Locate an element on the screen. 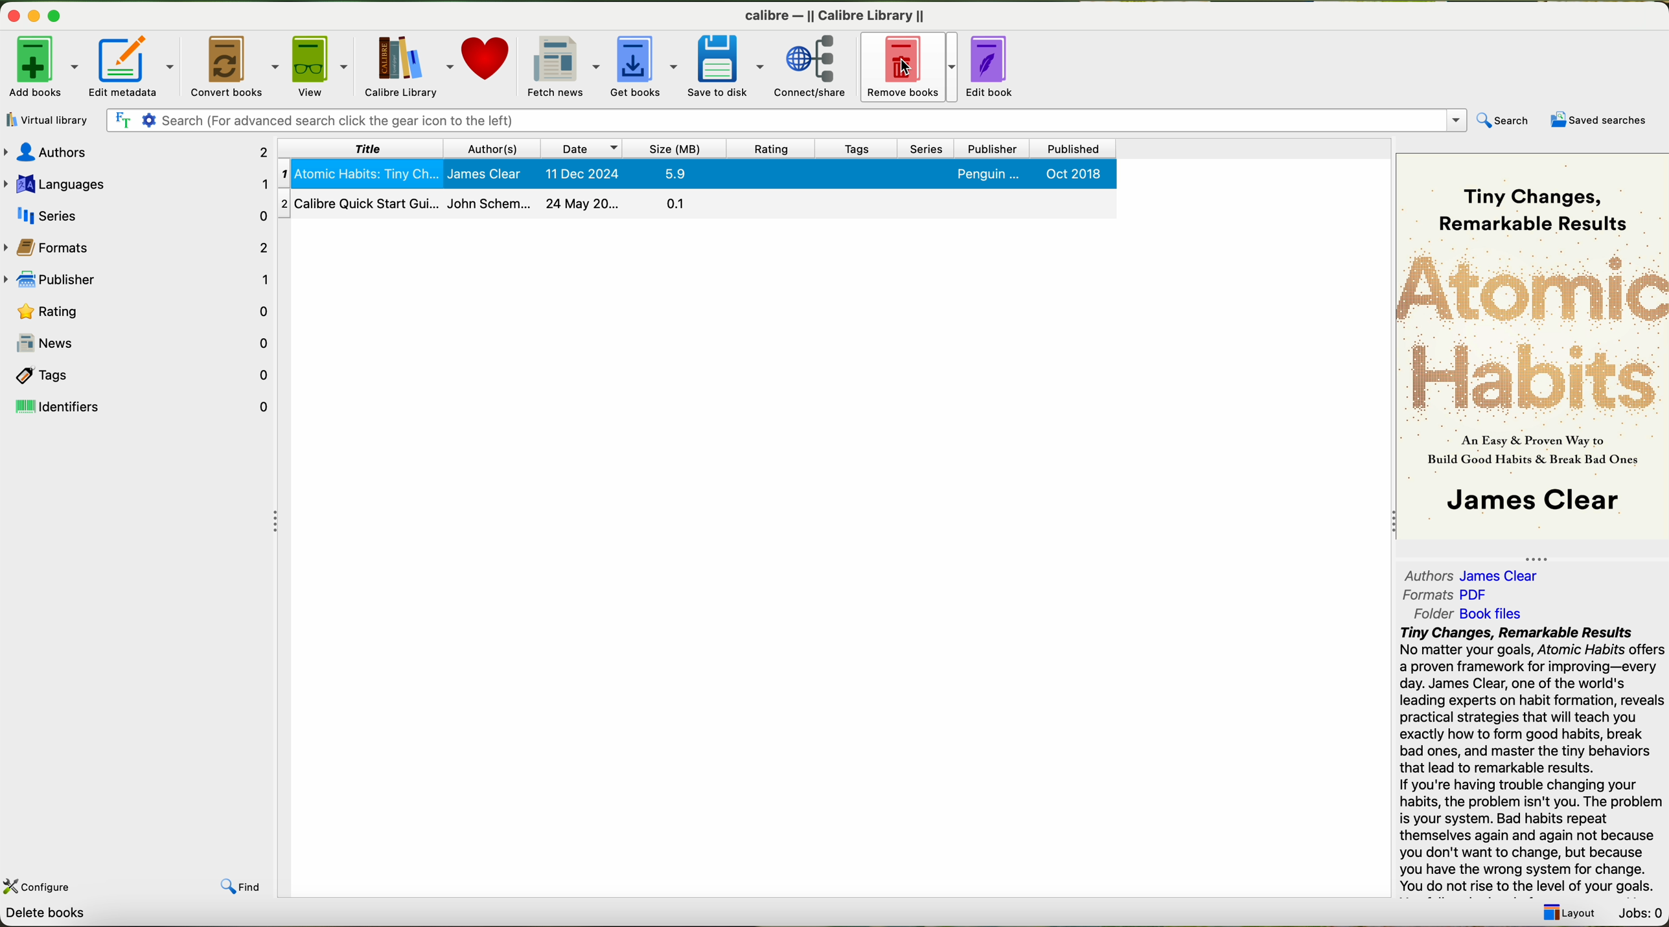  news is located at coordinates (140, 339).